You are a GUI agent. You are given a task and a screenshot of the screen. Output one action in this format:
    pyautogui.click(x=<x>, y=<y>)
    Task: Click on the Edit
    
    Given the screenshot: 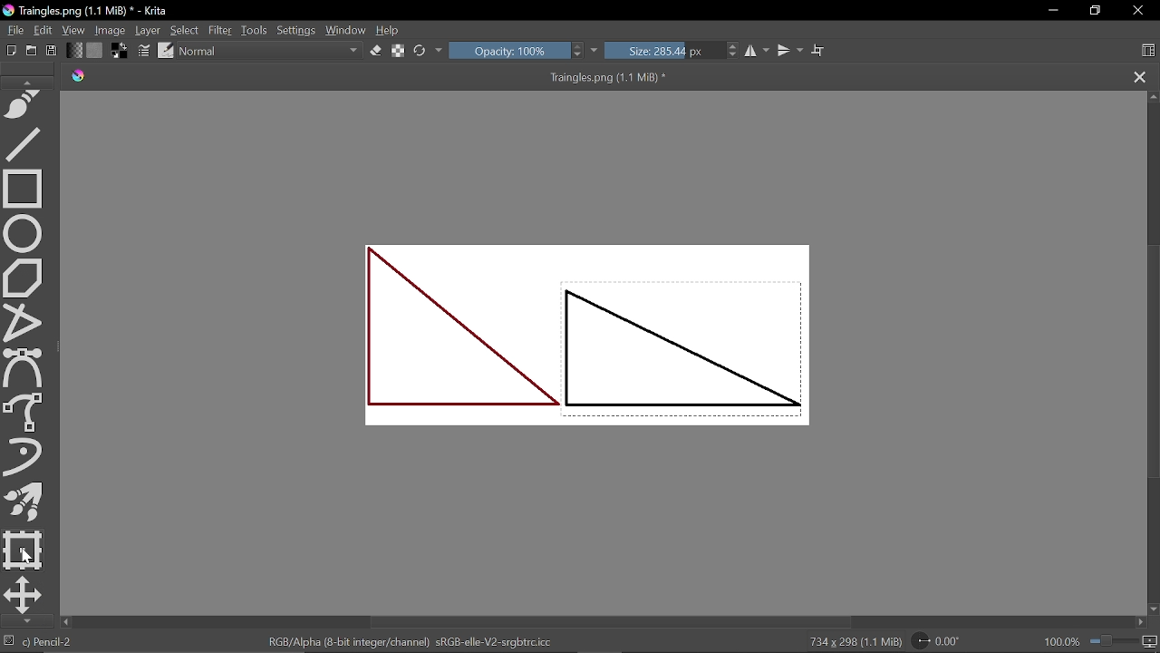 What is the action you would take?
    pyautogui.click(x=43, y=31)
    